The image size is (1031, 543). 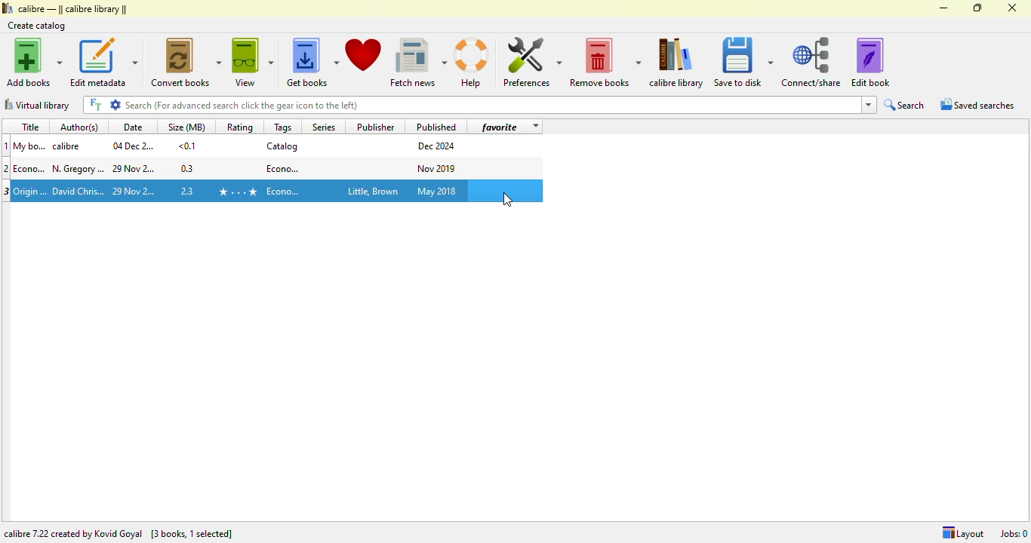 I want to click on search, so click(x=491, y=105).